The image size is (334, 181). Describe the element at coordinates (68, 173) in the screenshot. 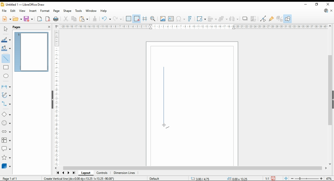

I see `next page` at that location.